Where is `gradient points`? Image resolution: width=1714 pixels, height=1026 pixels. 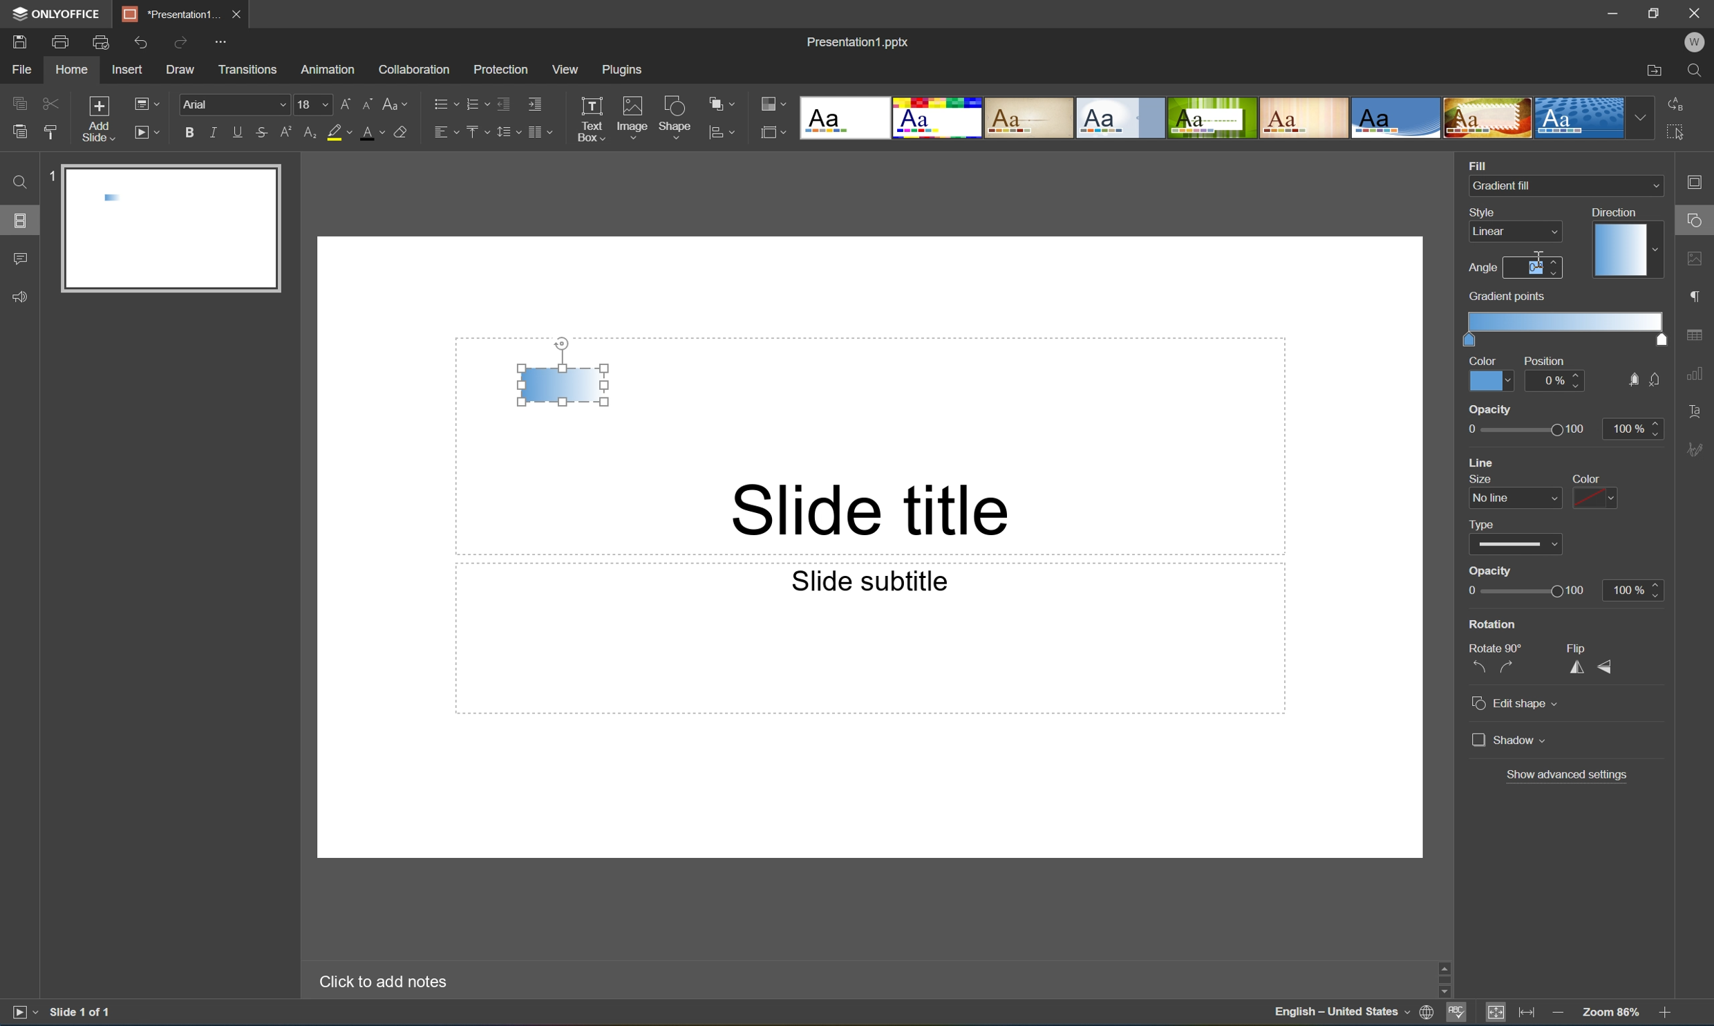 gradient points is located at coordinates (1509, 297).